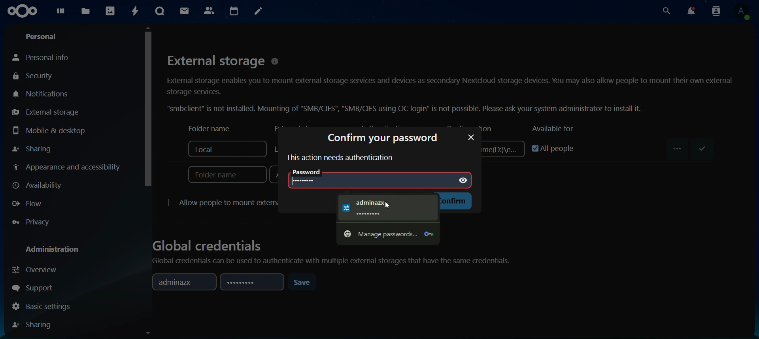 This screenshot has width=759, height=339. Describe the element at coordinates (679, 149) in the screenshot. I see `...` at that location.